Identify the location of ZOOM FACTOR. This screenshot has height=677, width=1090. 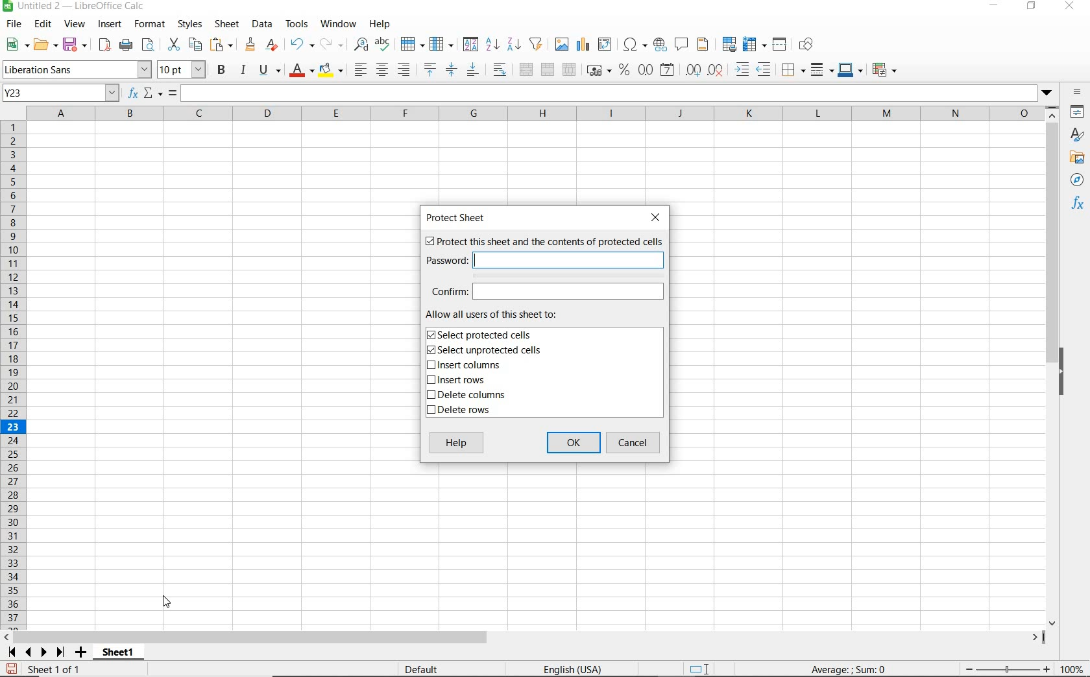
(1072, 670).